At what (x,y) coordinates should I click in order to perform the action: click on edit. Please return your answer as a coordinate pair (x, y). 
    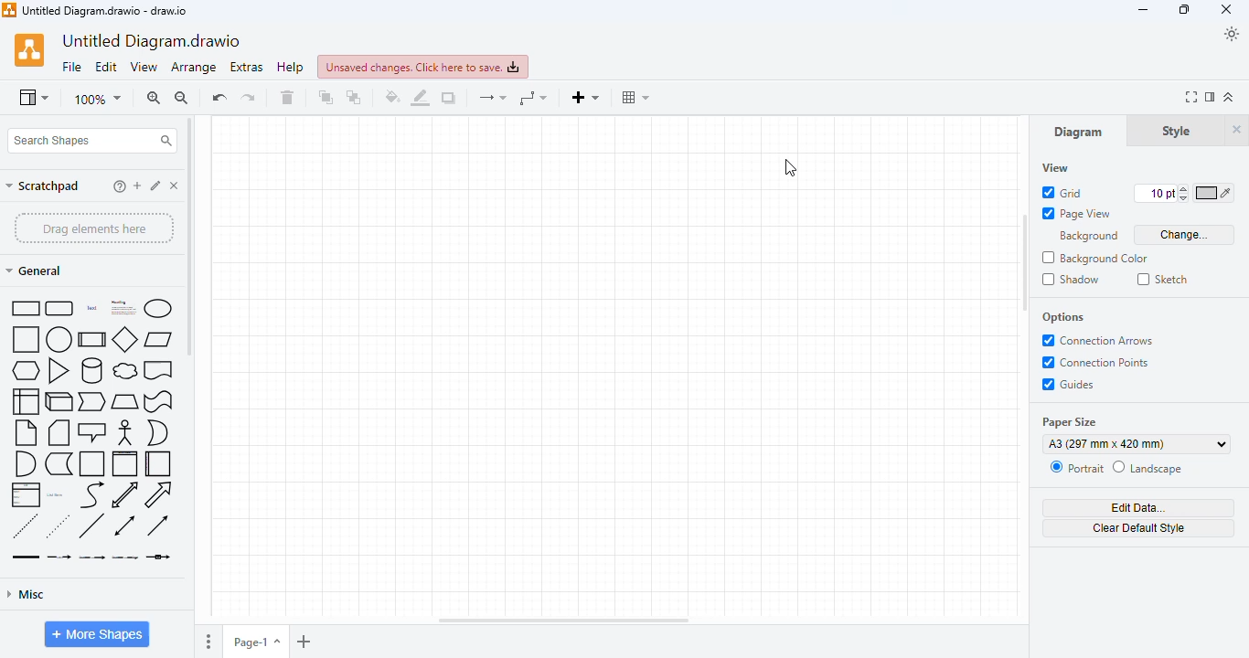
    Looking at the image, I should click on (156, 186).